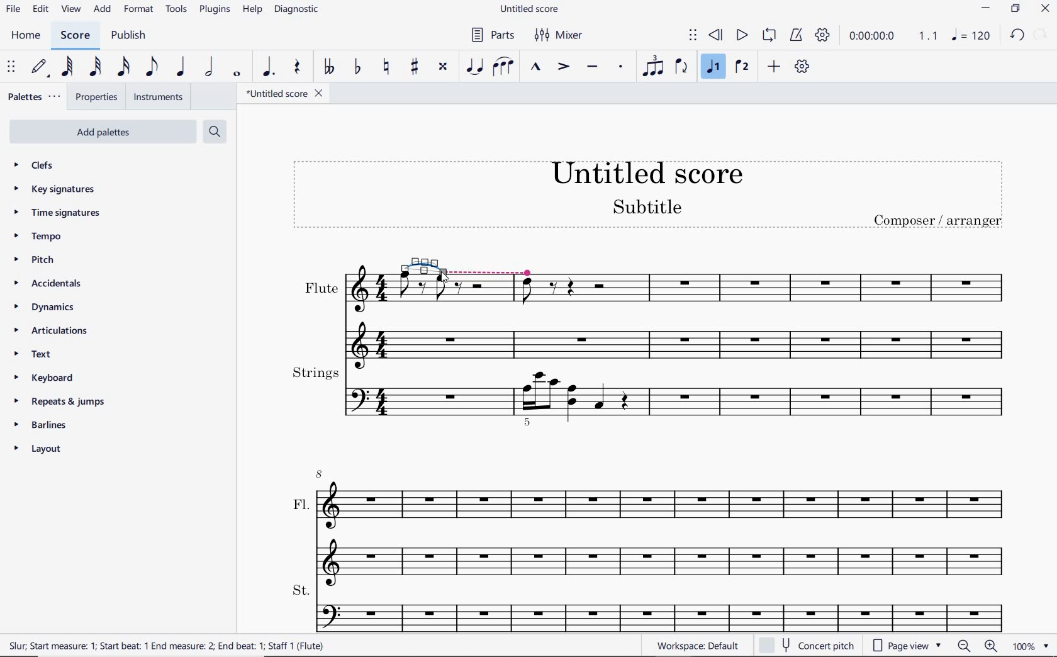 This screenshot has width=1057, height=657. What do you see at coordinates (467, 263) in the screenshot?
I see `TIE LENGTH ADJUSTMENT` at bounding box center [467, 263].